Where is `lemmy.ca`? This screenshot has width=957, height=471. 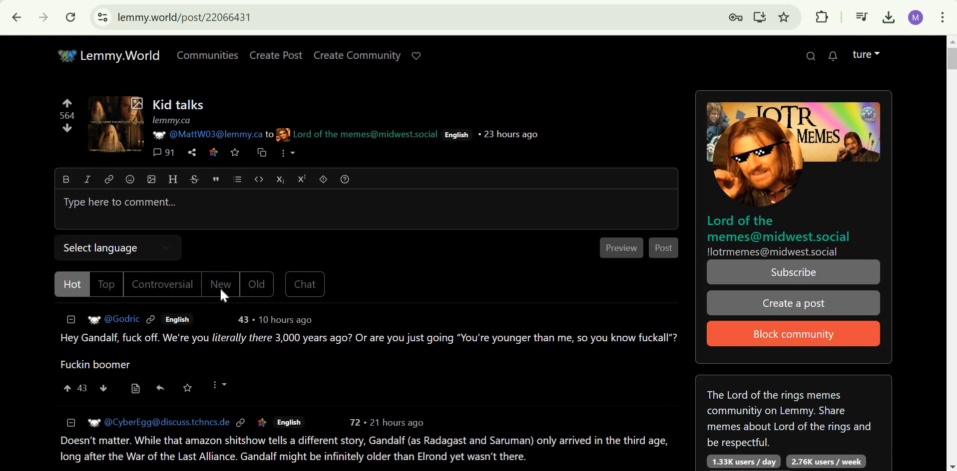 lemmy.ca is located at coordinates (171, 120).